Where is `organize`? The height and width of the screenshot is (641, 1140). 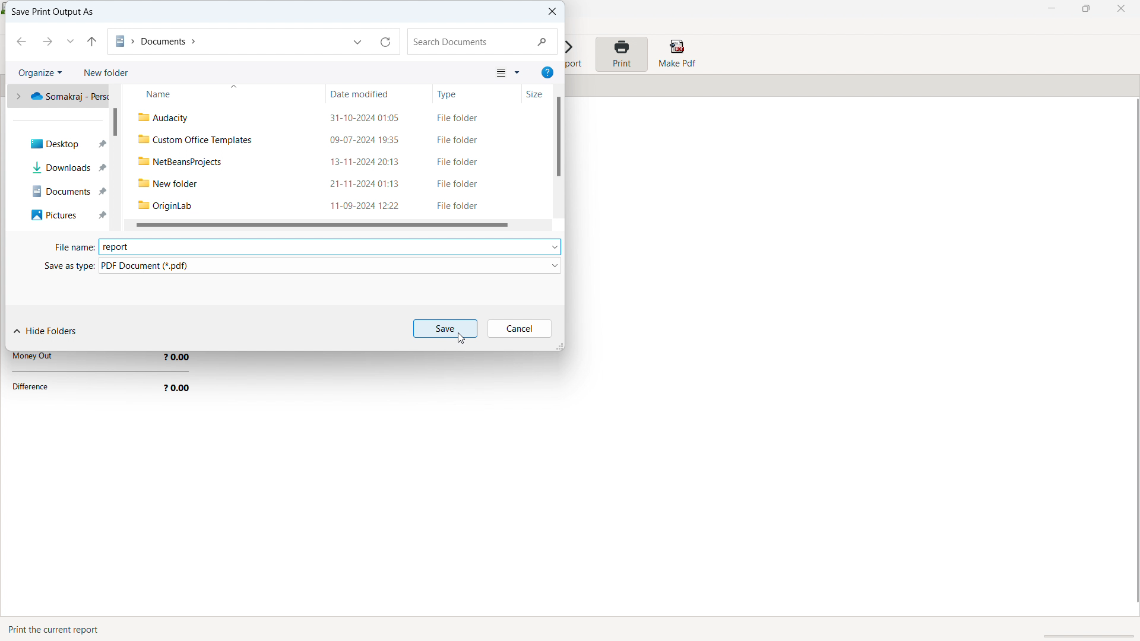 organize is located at coordinates (40, 72).